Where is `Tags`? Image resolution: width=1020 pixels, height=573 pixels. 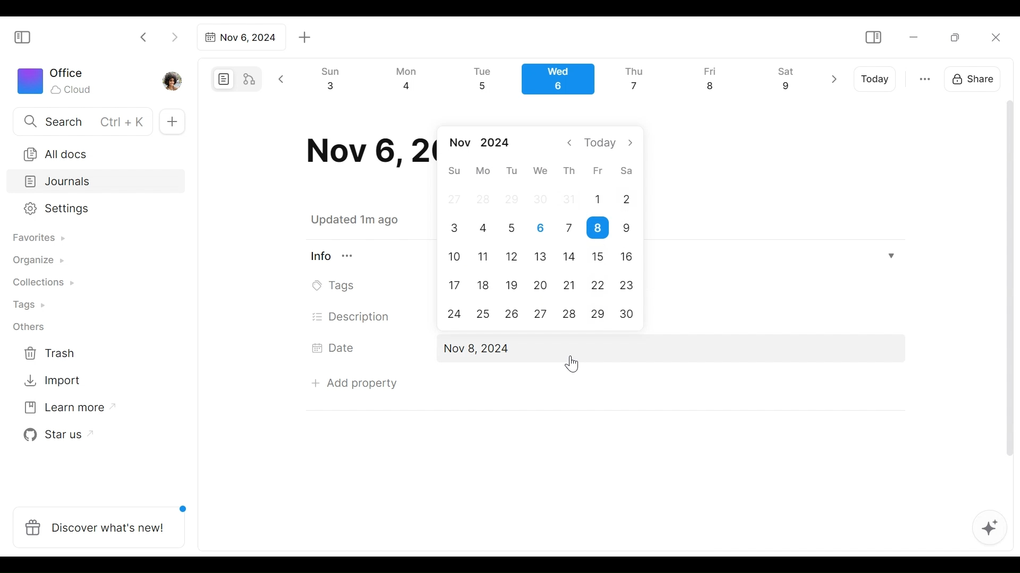 Tags is located at coordinates (336, 286).